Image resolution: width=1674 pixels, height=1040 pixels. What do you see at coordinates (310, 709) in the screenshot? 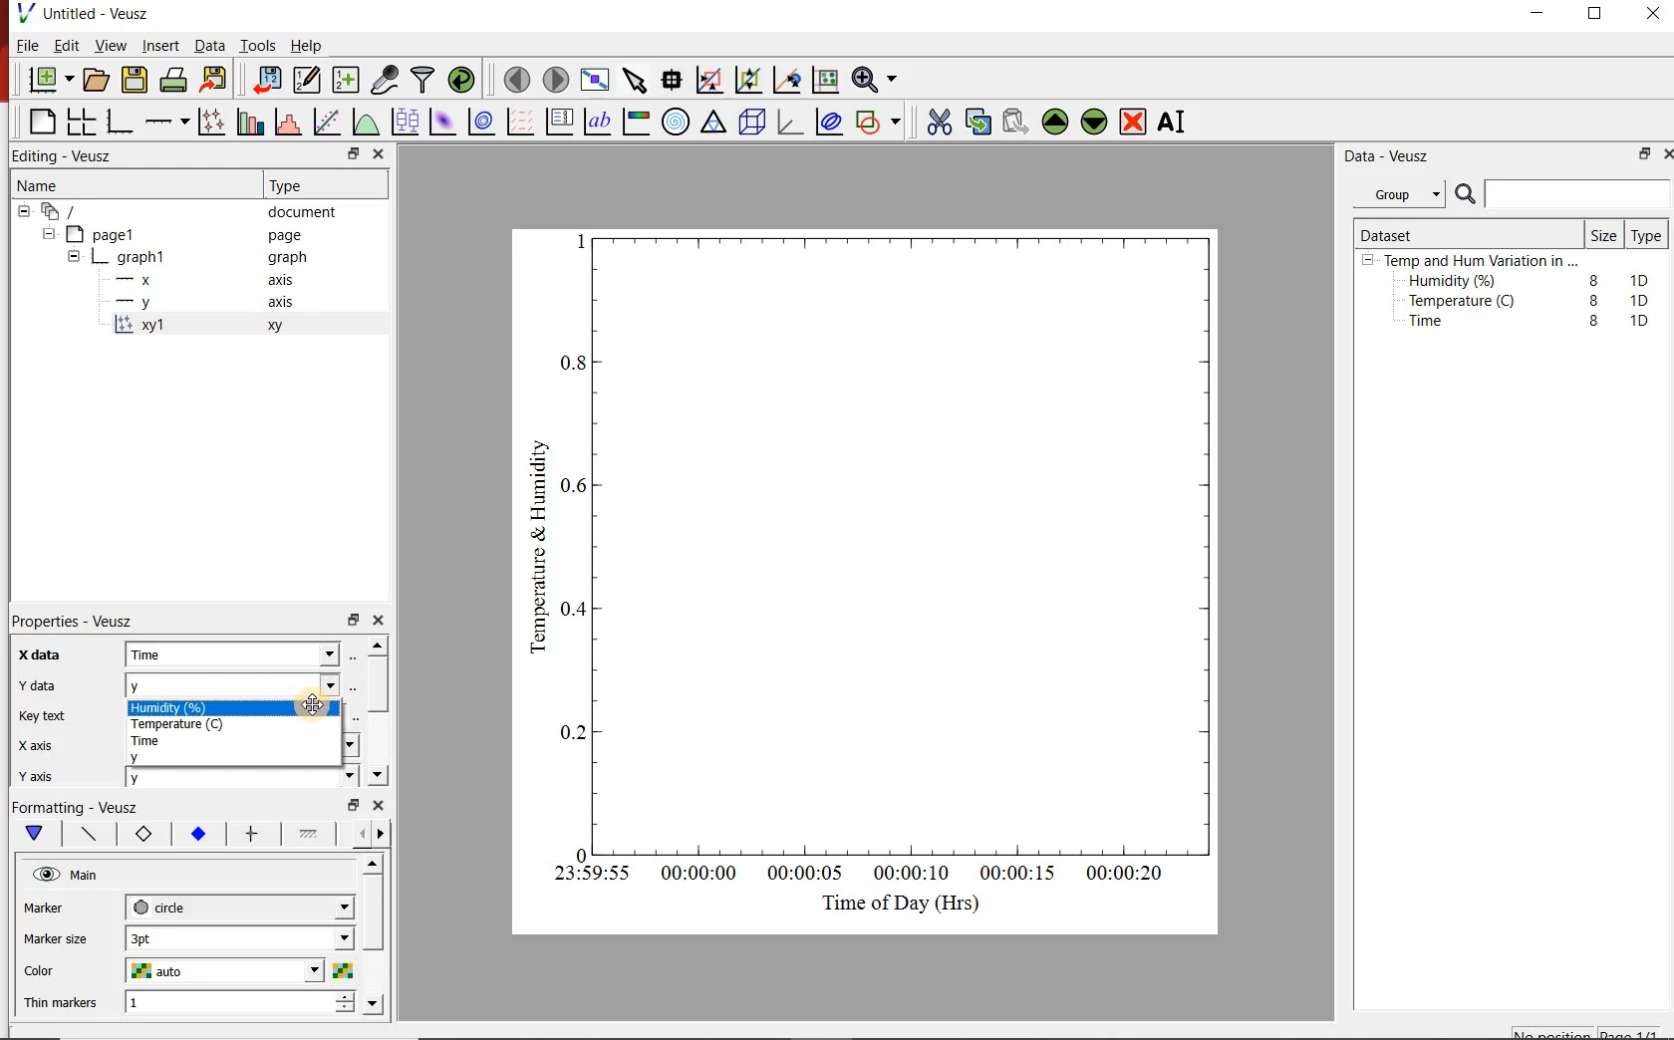
I see `Cursor` at bounding box center [310, 709].